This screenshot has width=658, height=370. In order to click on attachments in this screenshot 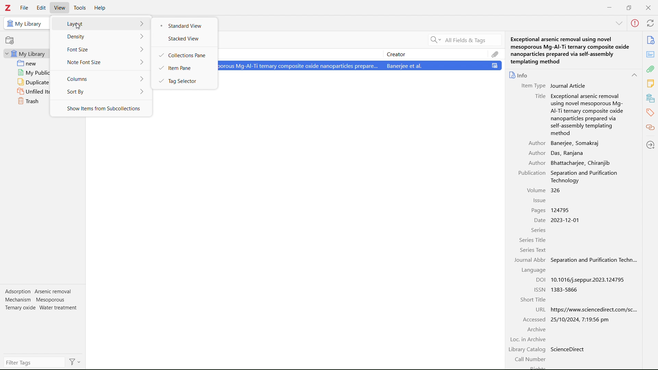, I will do `click(496, 53)`.